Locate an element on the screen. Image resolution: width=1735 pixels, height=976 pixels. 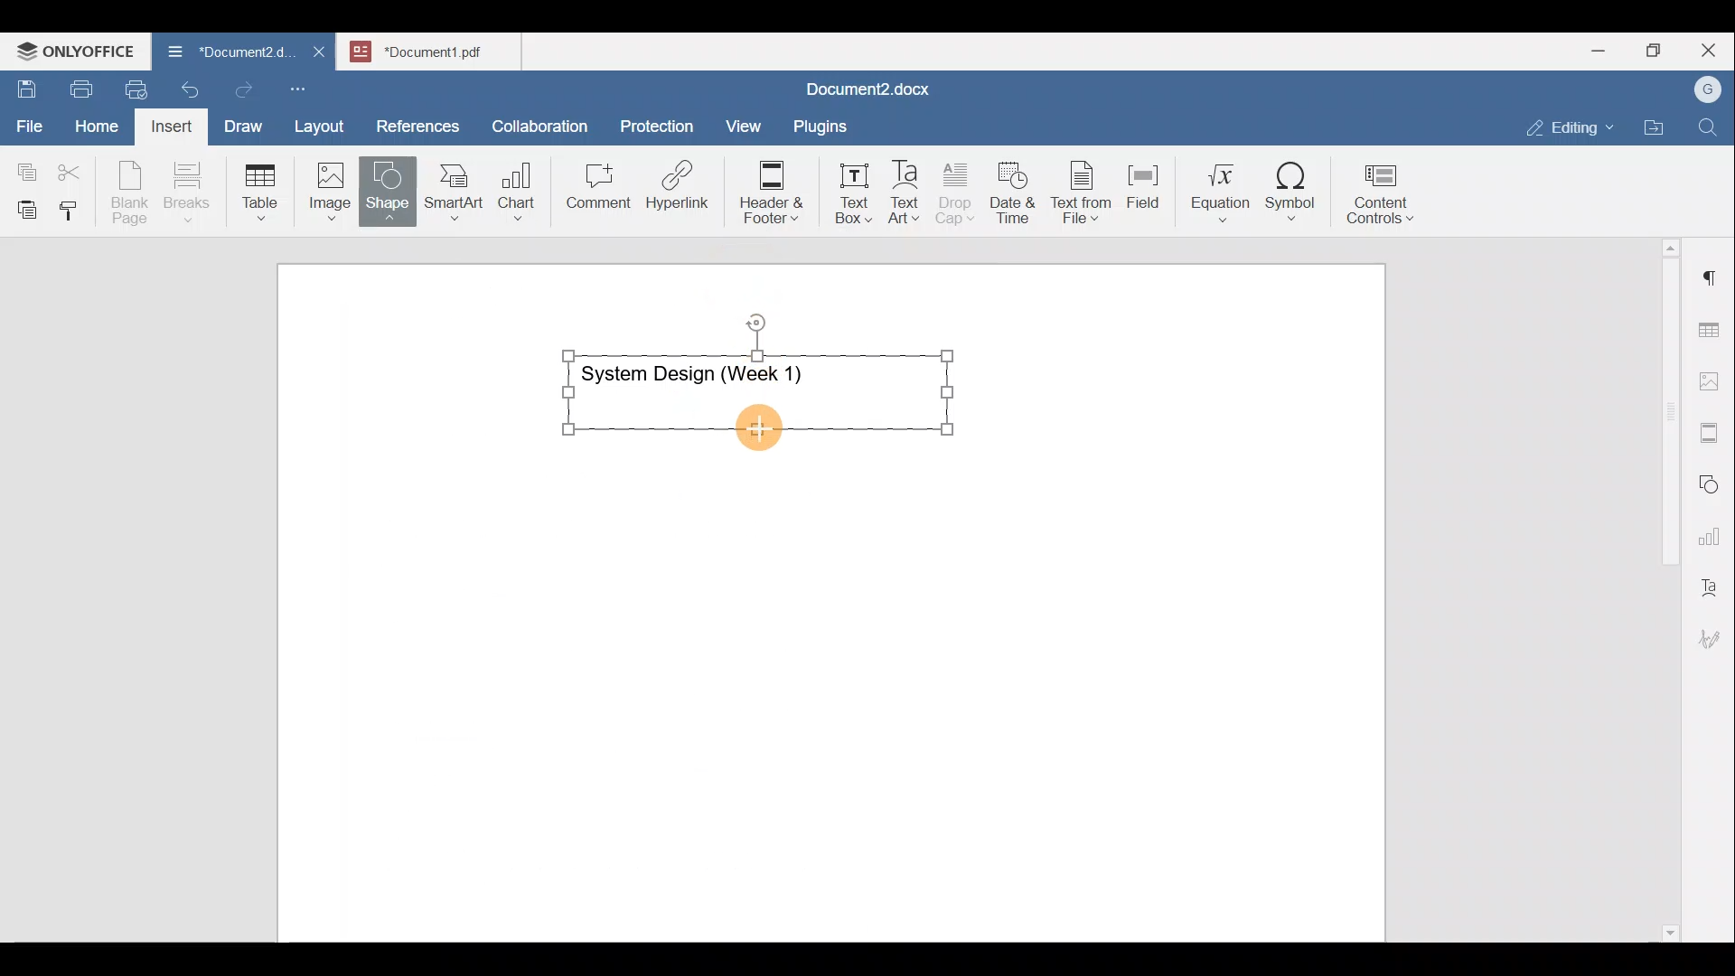
Layout is located at coordinates (324, 123).